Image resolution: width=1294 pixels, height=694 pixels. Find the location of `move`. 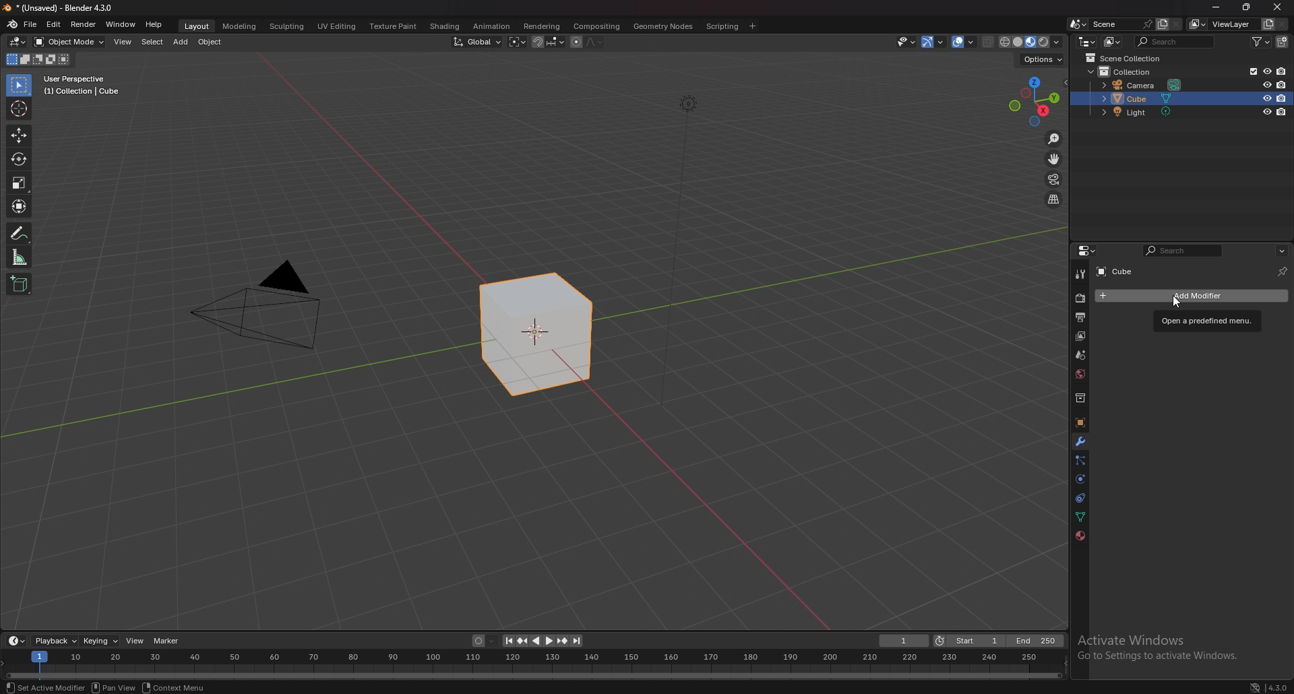

move is located at coordinates (1054, 159).